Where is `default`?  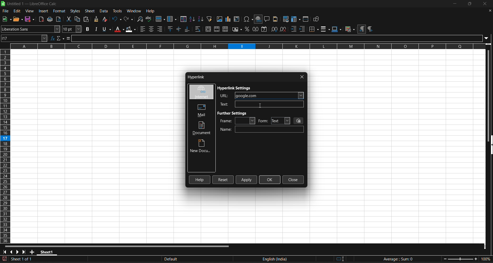
default is located at coordinates (211, 259).